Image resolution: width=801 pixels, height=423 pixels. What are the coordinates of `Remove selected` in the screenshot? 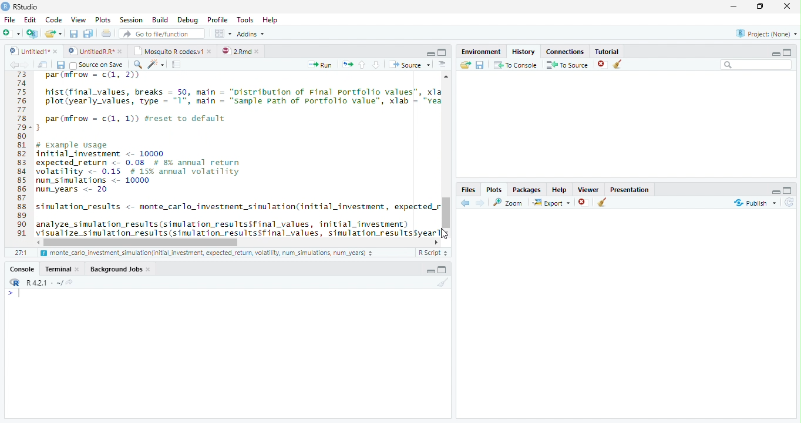 It's located at (584, 203).